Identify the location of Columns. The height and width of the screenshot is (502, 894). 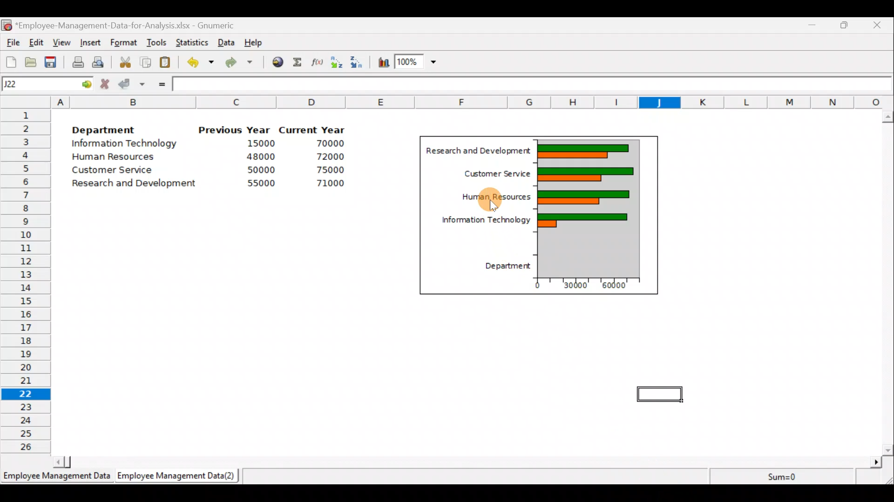
(447, 99).